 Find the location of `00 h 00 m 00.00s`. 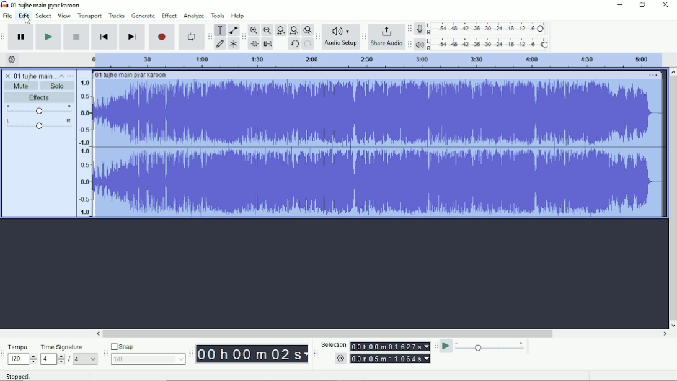

00 h 00 m 00.00s is located at coordinates (391, 346).